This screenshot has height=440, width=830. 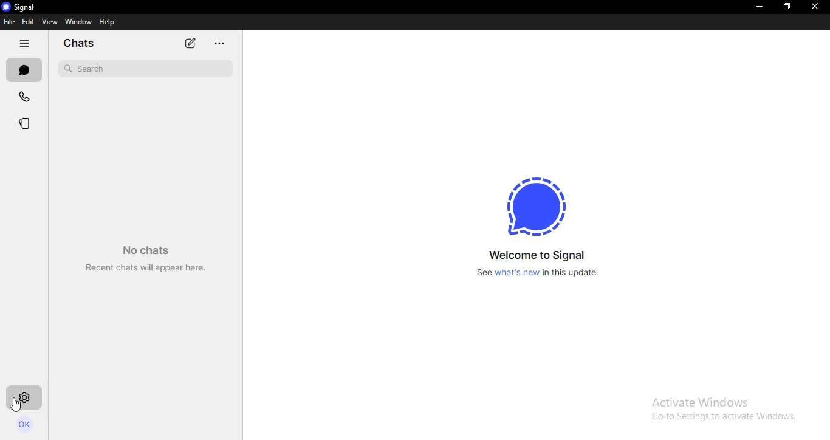 What do you see at coordinates (784, 9) in the screenshot?
I see `restore down` at bounding box center [784, 9].